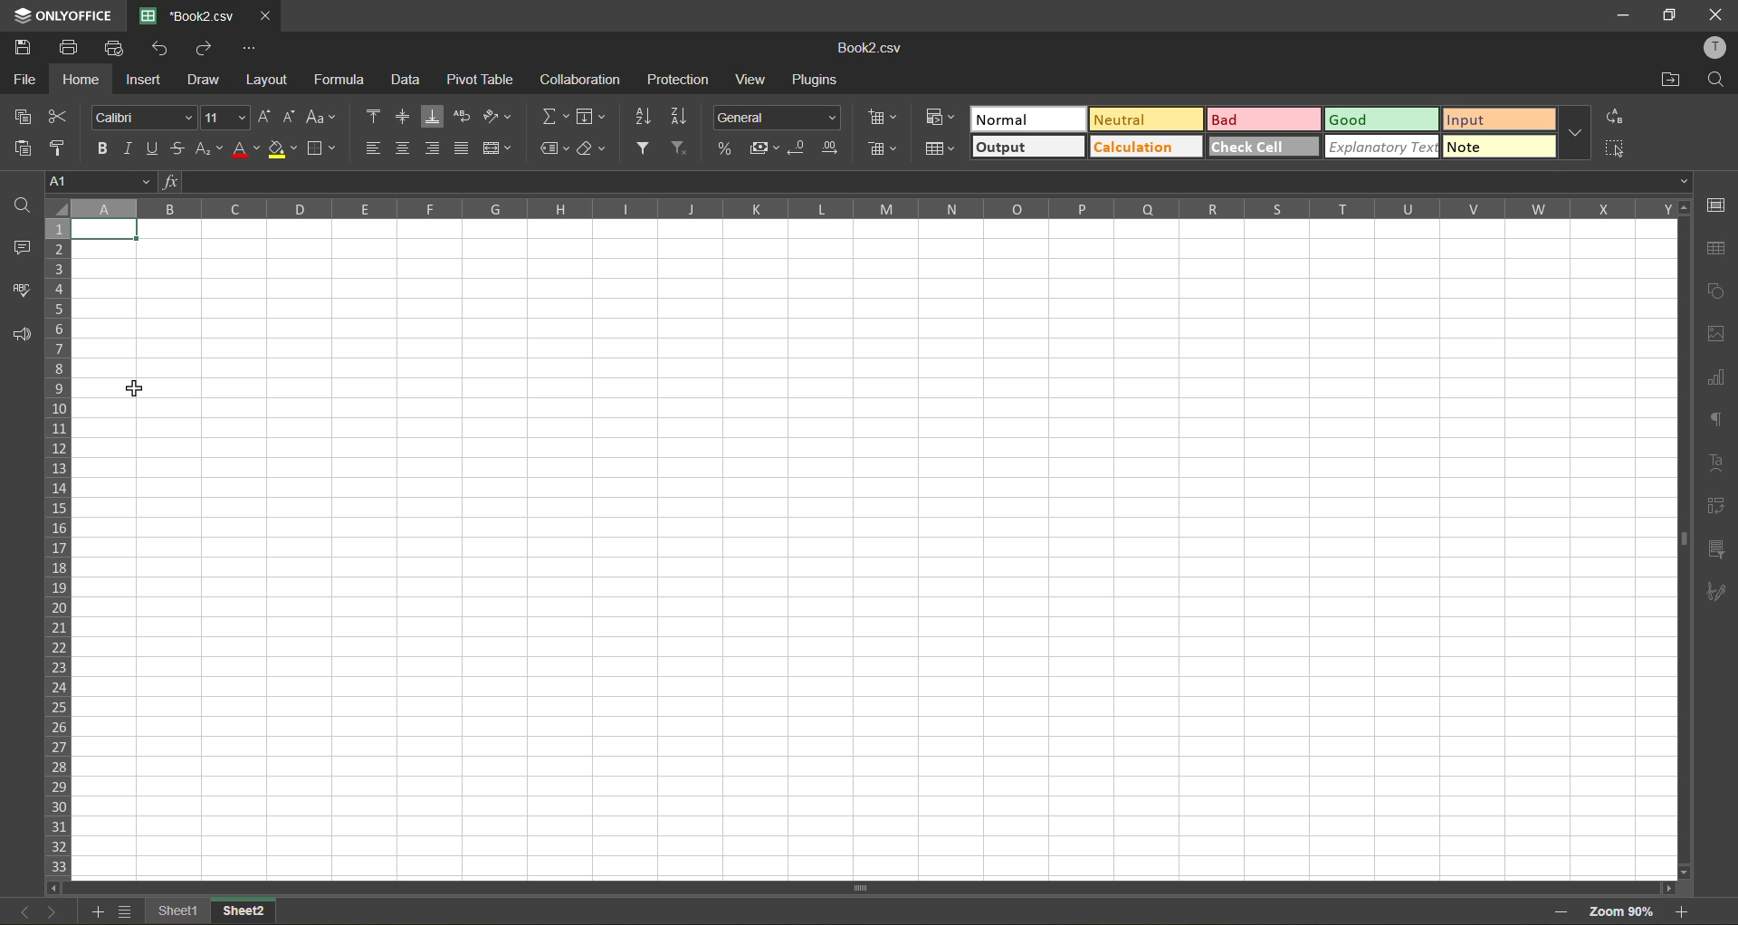 Image resolution: width=1738 pixels, height=925 pixels. Describe the element at coordinates (680, 79) in the screenshot. I see `protection` at that location.